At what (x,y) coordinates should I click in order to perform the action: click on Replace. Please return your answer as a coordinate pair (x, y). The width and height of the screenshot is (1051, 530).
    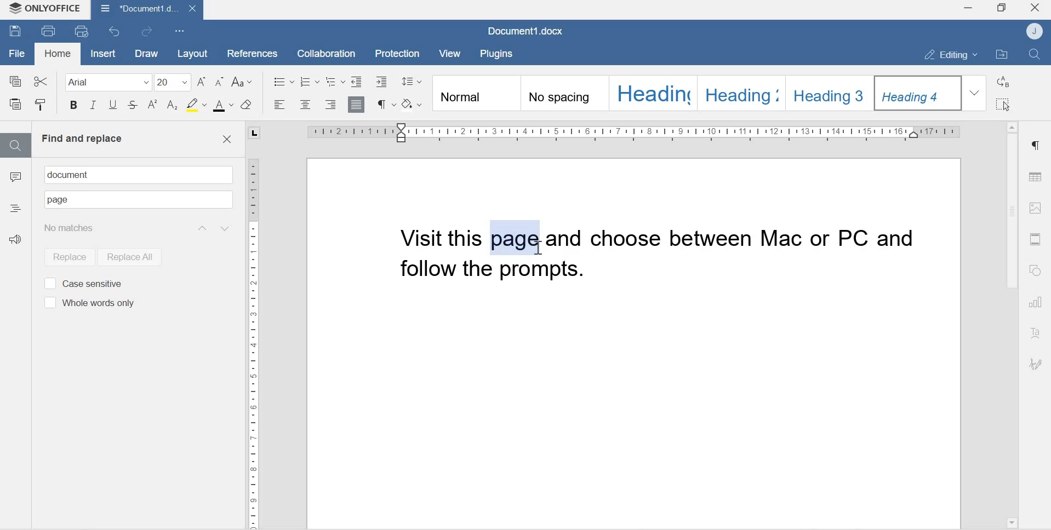
    Looking at the image, I should click on (66, 256).